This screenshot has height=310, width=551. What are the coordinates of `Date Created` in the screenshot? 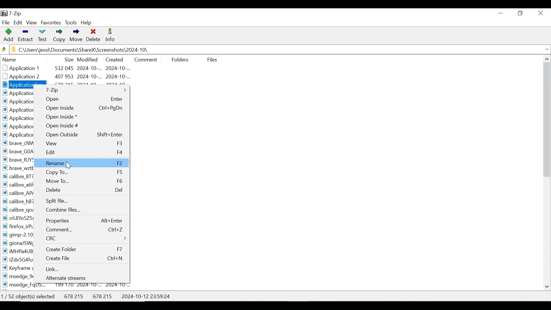 It's located at (114, 59).